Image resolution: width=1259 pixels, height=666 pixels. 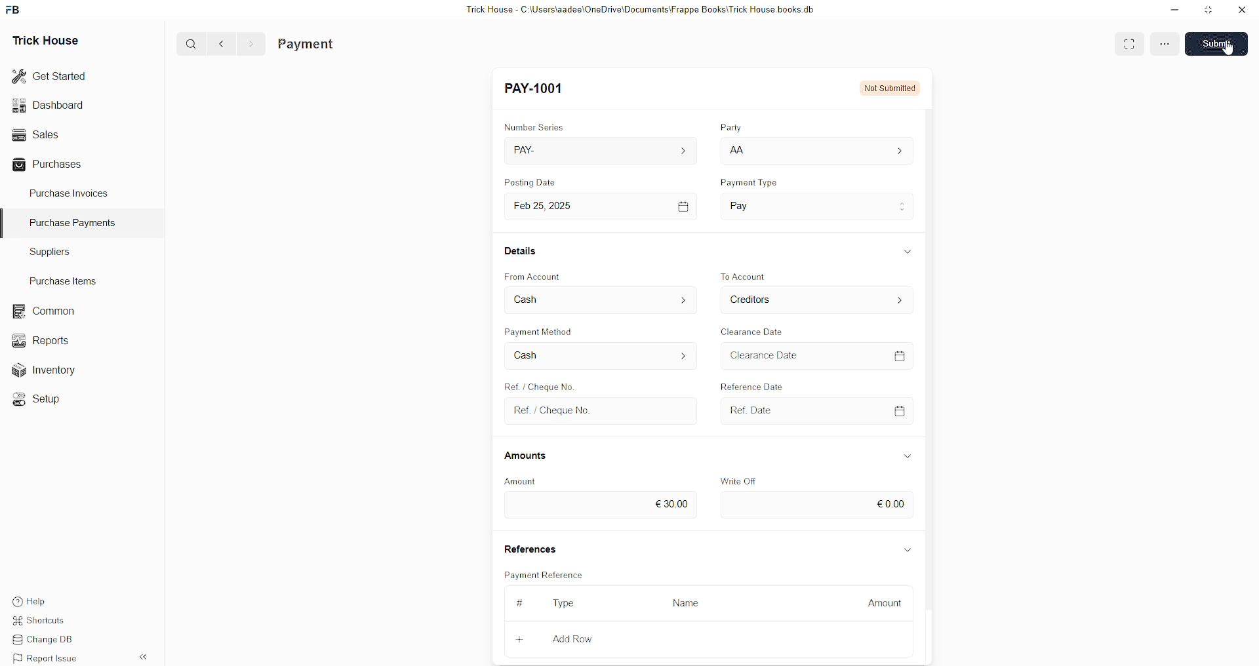 What do you see at coordinates (534, 456) in the screenshot?
I see `Amounts` at bounding box center [534, 456].